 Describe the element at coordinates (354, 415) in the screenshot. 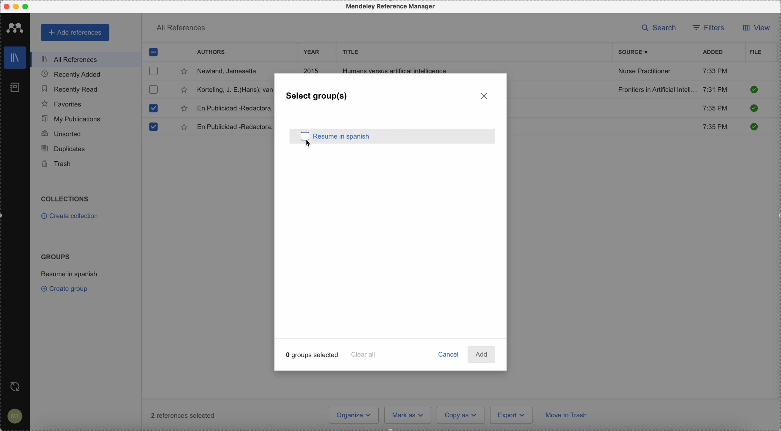

I see `organize` at that location.